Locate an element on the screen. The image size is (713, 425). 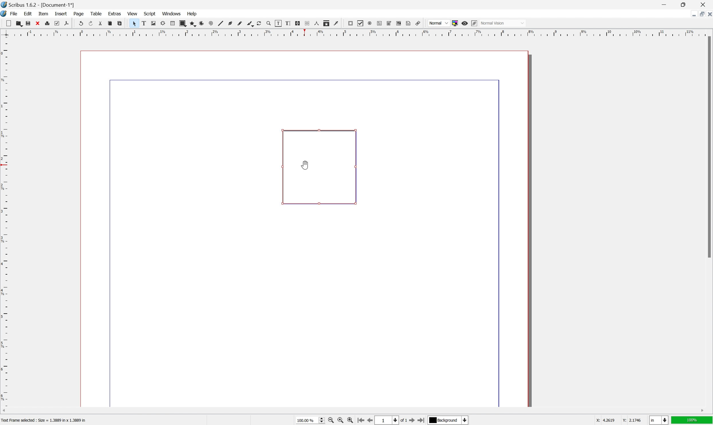
File is located at coordinates (14, 13).